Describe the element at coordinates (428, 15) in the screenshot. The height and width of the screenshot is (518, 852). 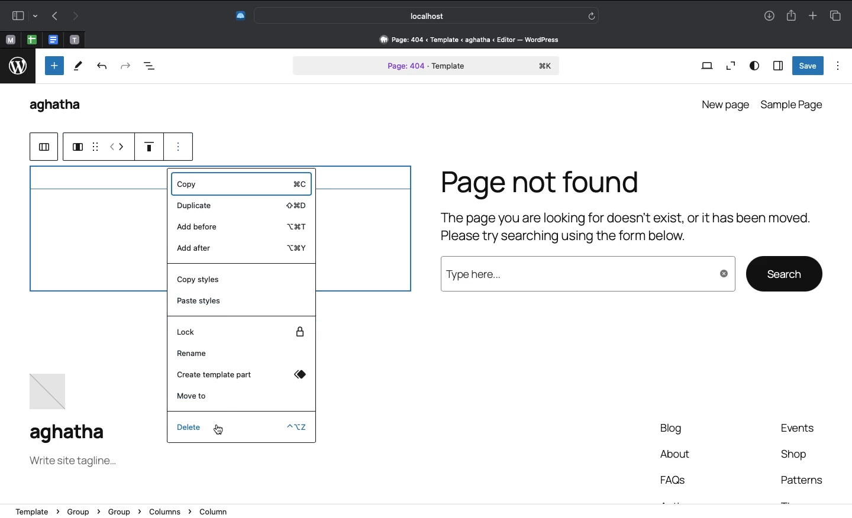
I see `Search bar` at that location.